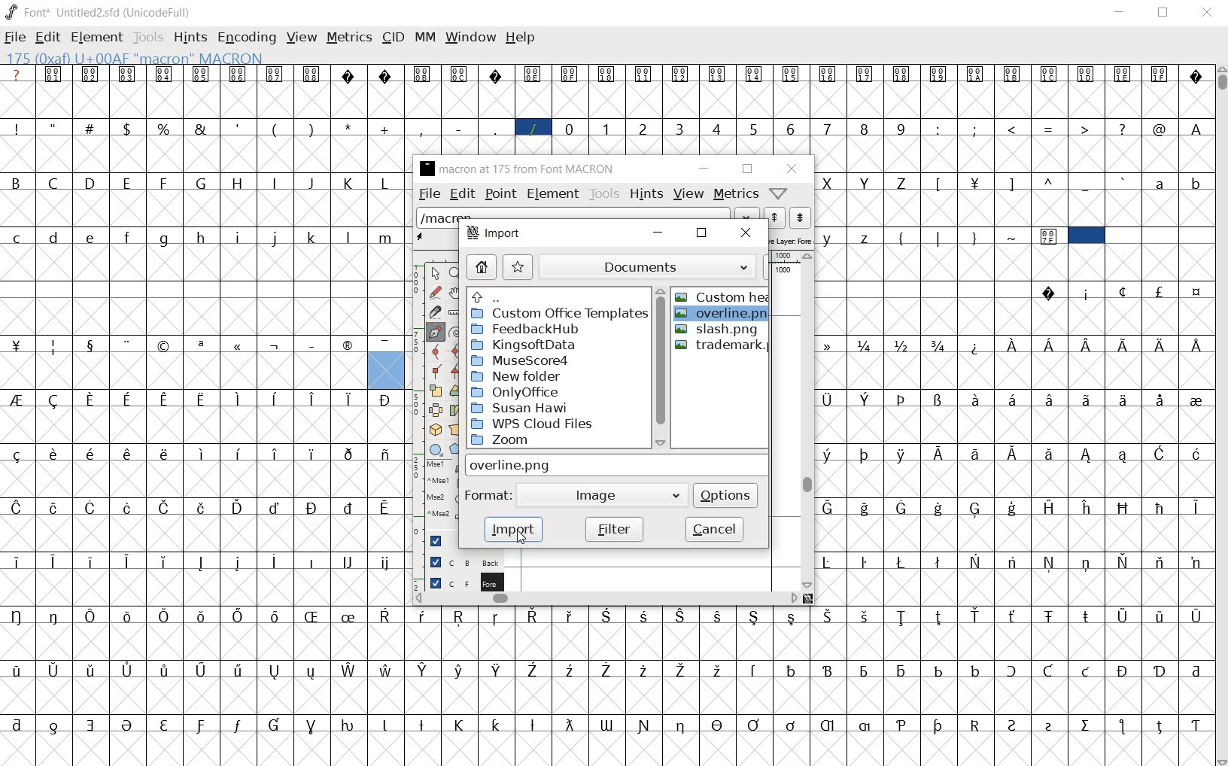  What do you see at coordinates (436, 372) in the screenshot?
I see `corner` at bounding box center [436, 372].